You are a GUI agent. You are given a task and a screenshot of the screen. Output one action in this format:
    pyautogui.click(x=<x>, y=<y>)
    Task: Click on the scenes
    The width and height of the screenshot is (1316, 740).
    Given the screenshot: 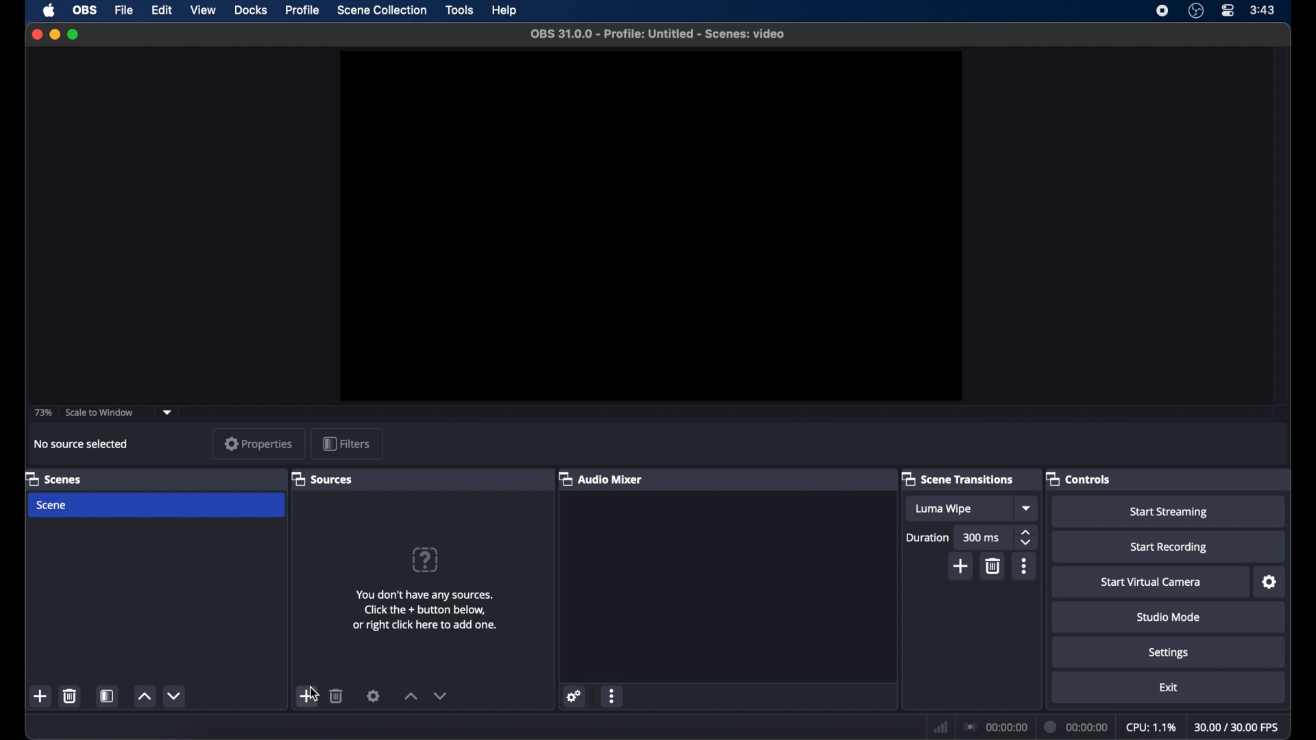 What is the action you would take?
    pyautogui.click(x=53, y=478)
    